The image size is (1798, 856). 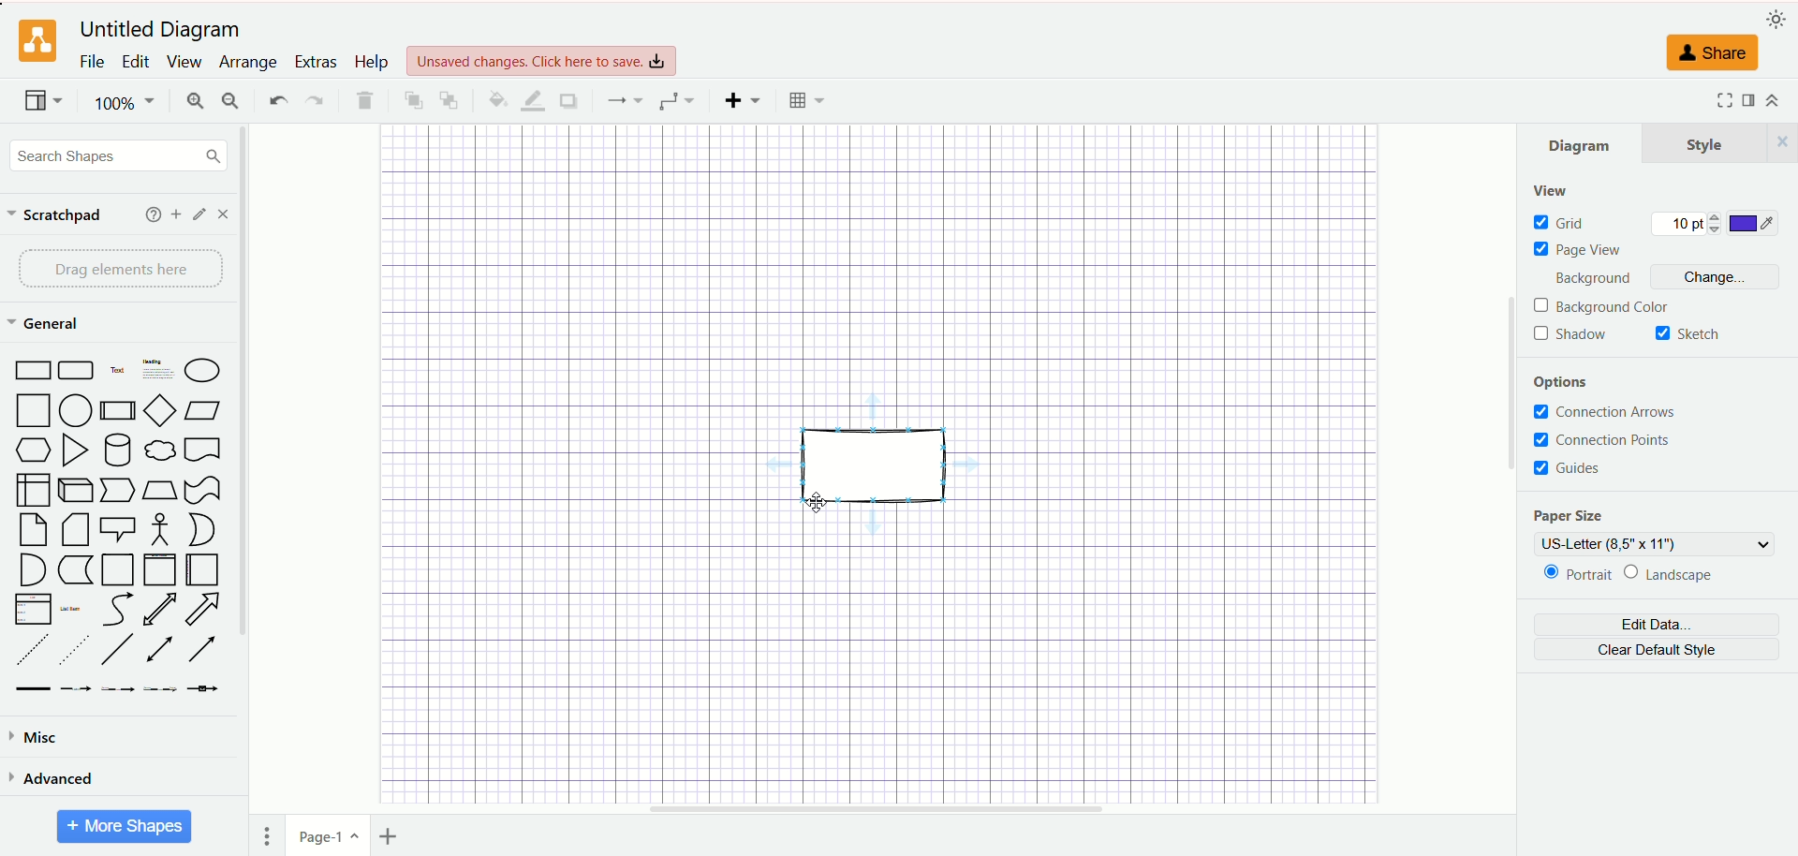 I want to click on drag elements here, so click(x=120, y=270).